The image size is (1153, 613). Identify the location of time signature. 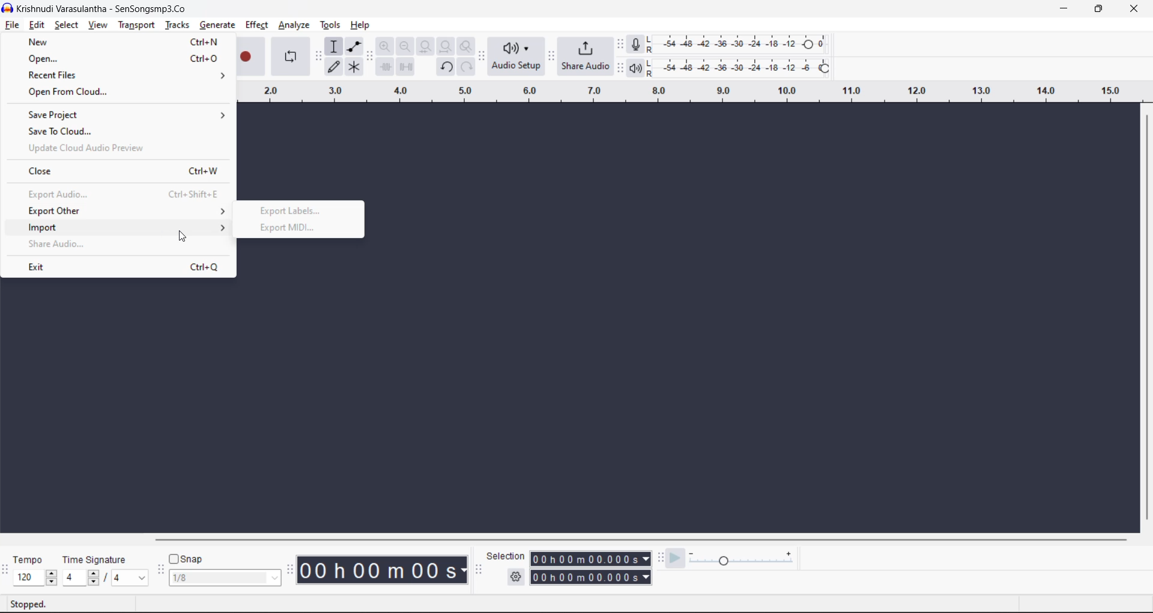
(98, 561).